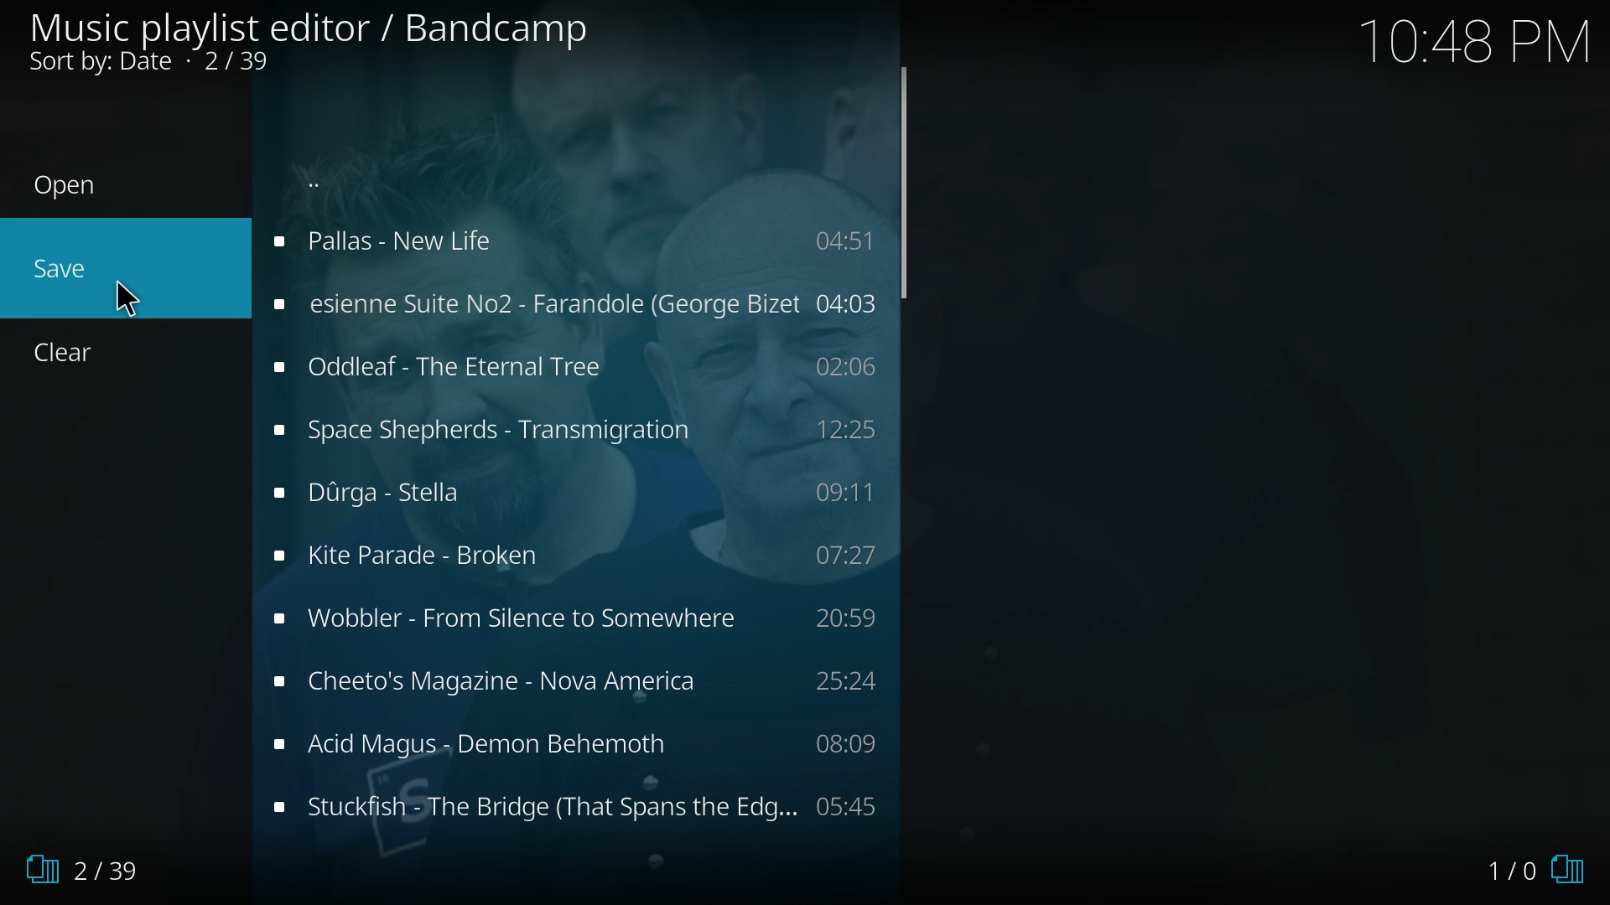 This screenshot has width=1610, height=905. I want to click on song, so click(572, 303).